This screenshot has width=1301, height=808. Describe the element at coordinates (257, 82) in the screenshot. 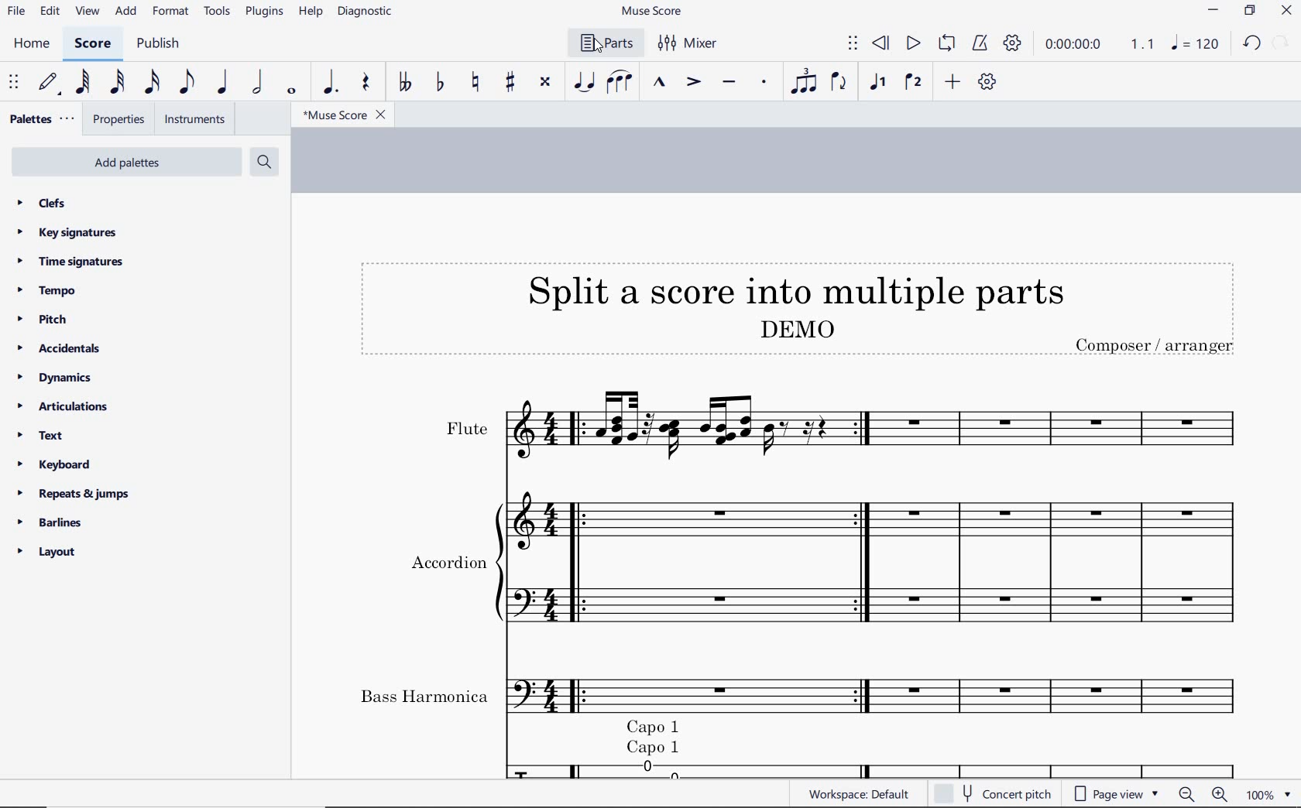

I see `half note` at that location.